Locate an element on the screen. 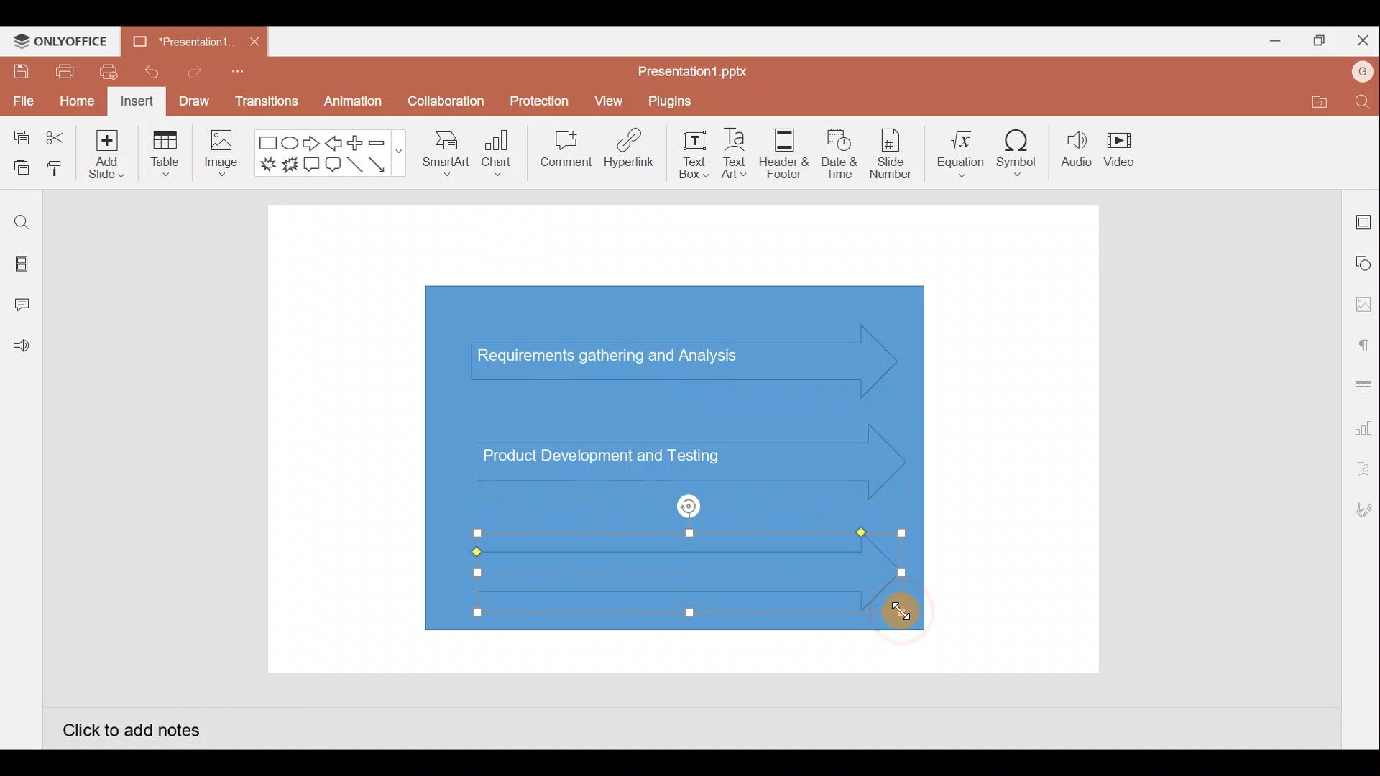 The width and height of the screenshot is (1380, 776). Find is located at coordinates (22, 222).